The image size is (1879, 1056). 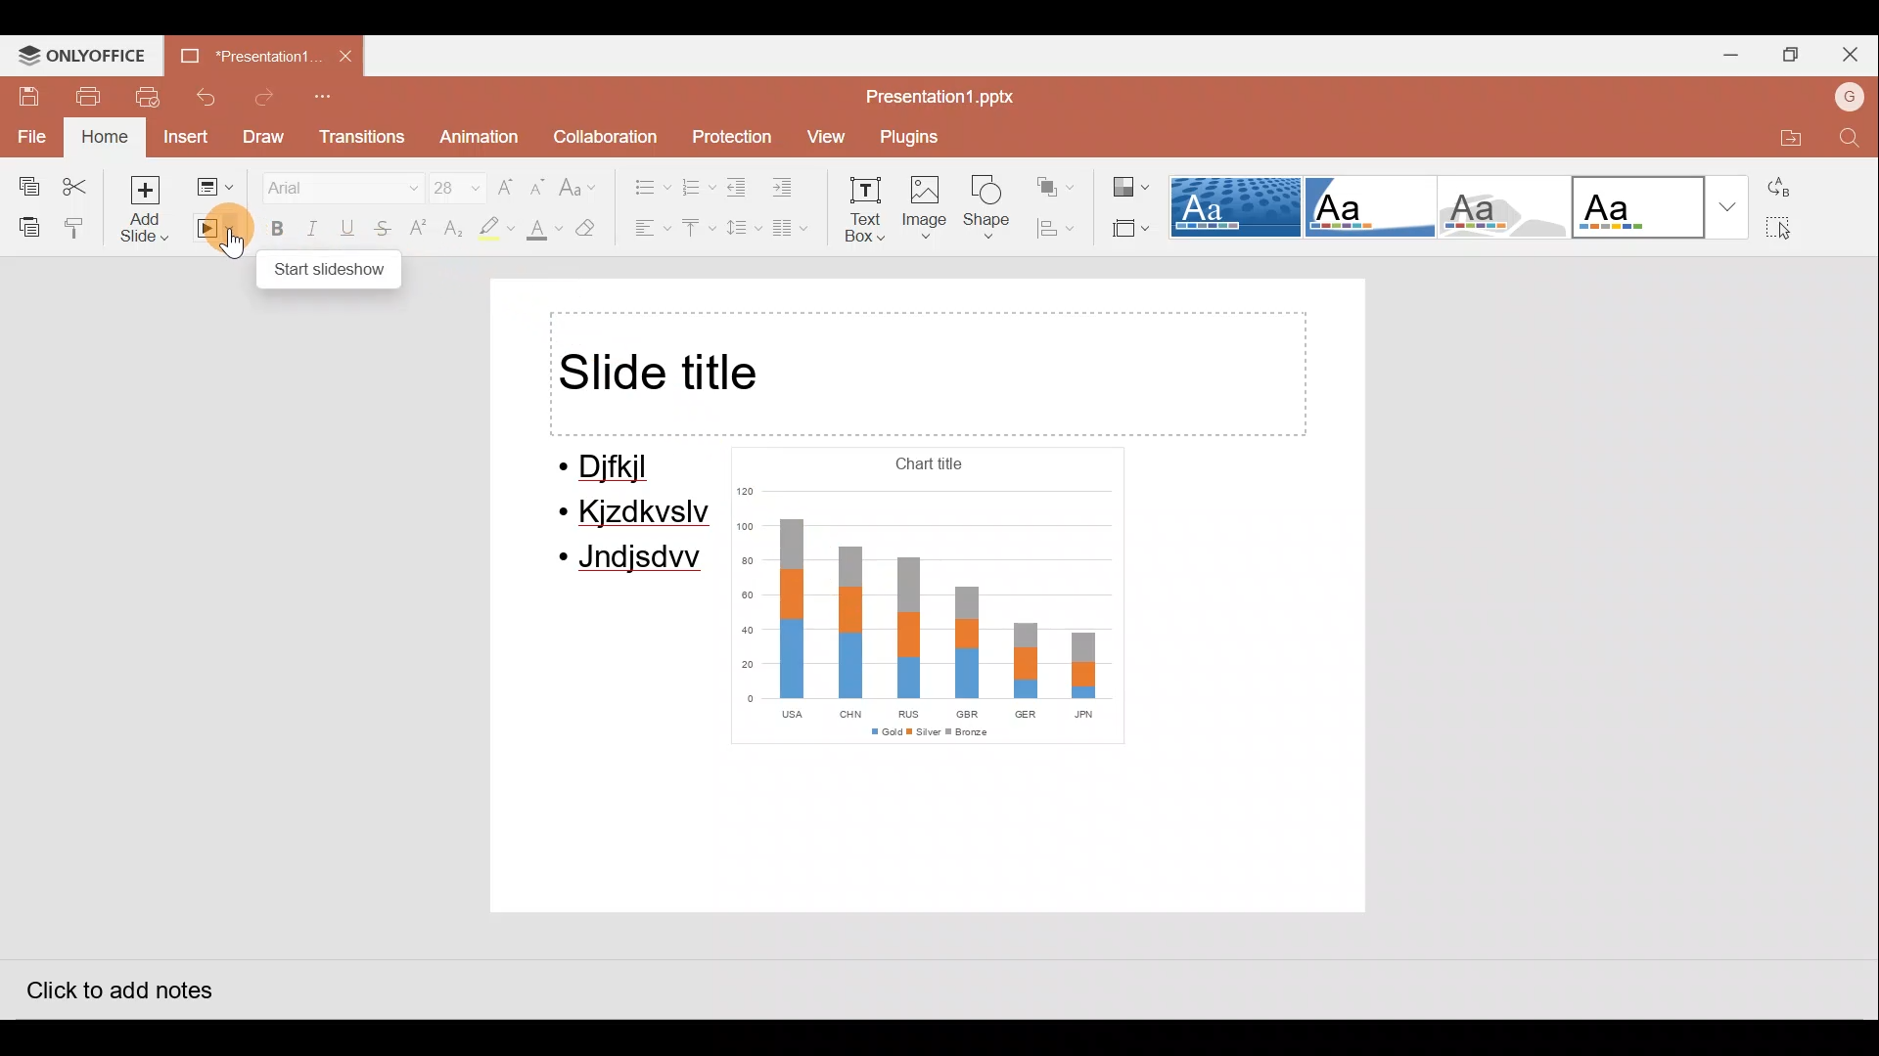 I want to click on Customize quick access toolbar, so click(x=335, y=96).